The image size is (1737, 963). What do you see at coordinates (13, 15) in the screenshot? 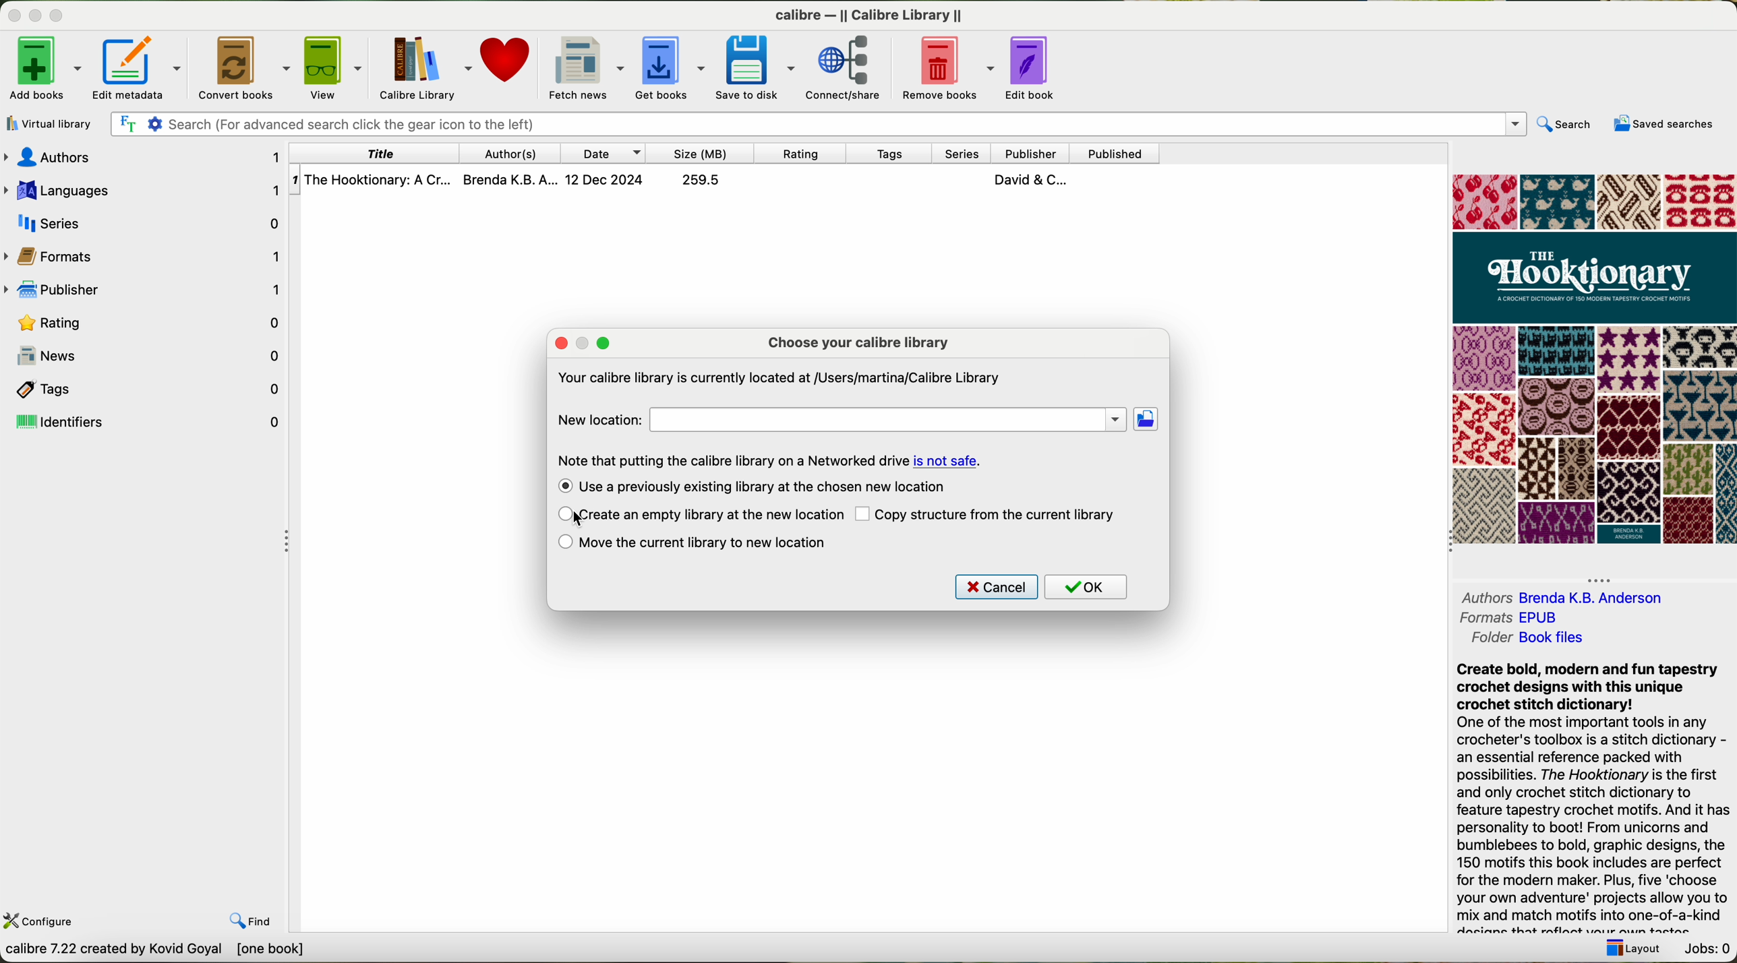
I see `close program` at bounding box center [13, 15].